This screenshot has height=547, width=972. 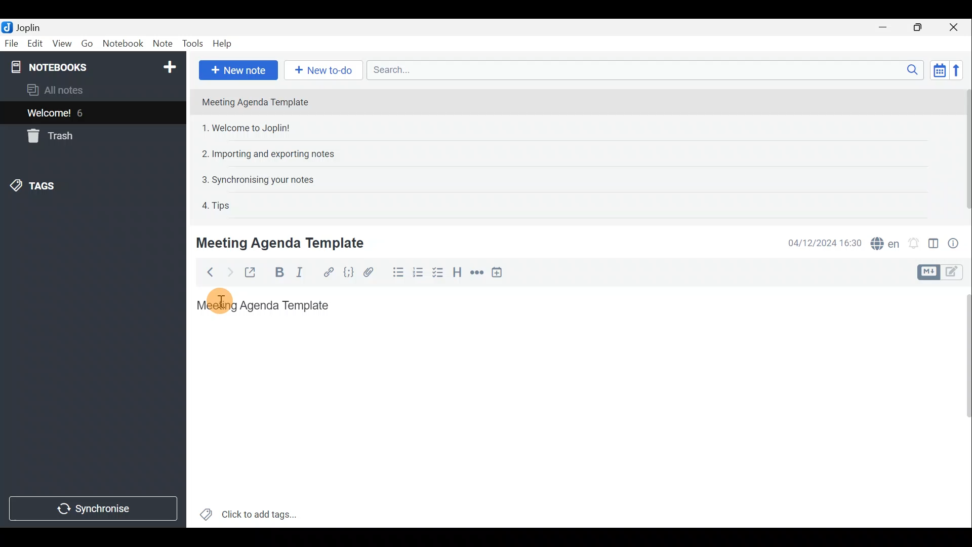 I want to click on Heading, so click(x=457, y=275).